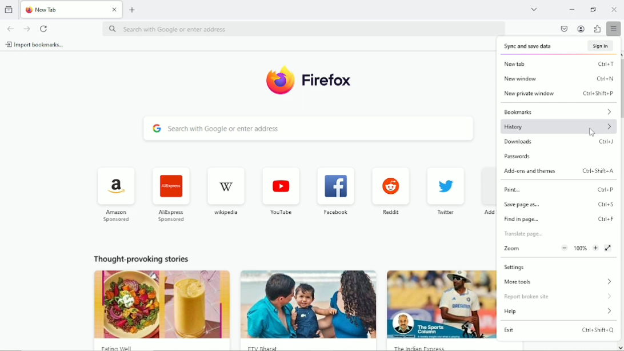 Image resolution: width=624 pixels, height=351 pixels. Describe the element at coordinates (331, 187) in the screenshot. I see `icon` at that location.